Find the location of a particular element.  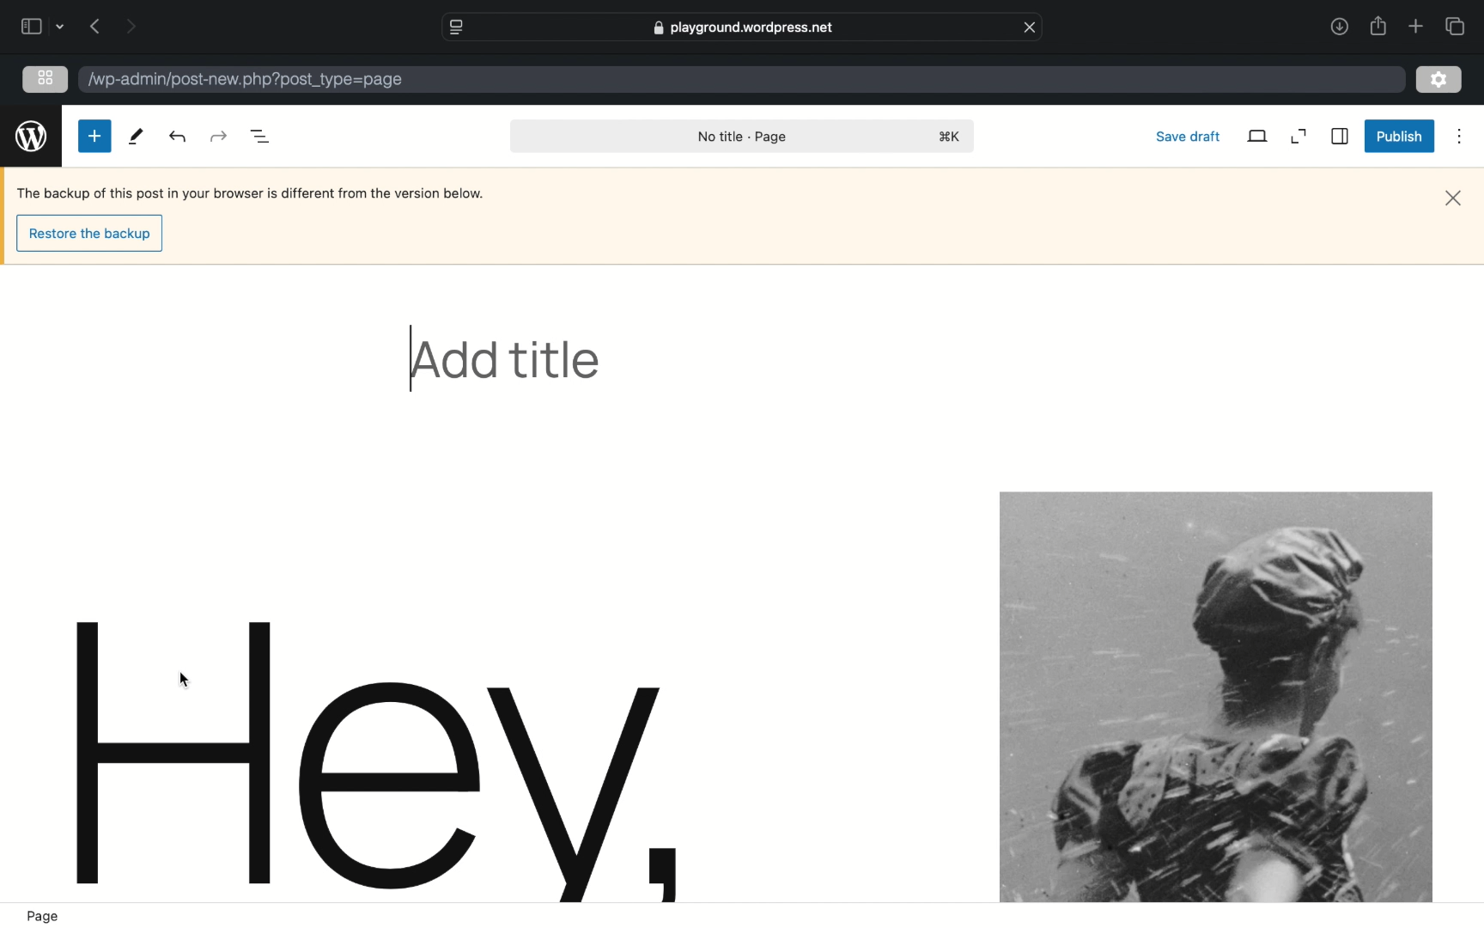

website settings is located at coordinates (456, 27).